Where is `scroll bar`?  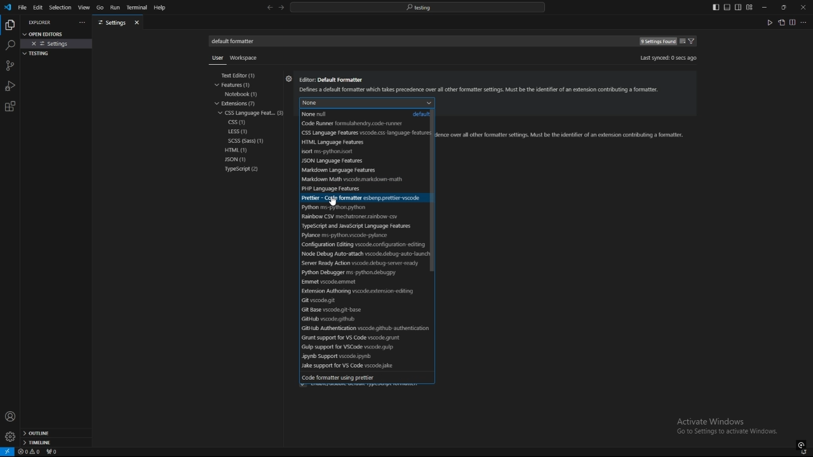
scroll bar is located at coordinates (438, 192).